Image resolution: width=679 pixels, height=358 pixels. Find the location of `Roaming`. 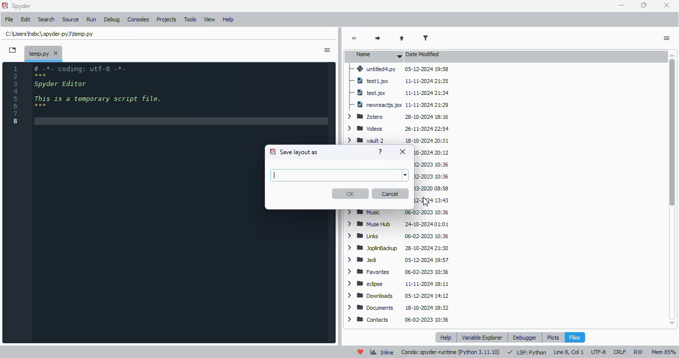

Roaming is located at coordinates (432, 189).